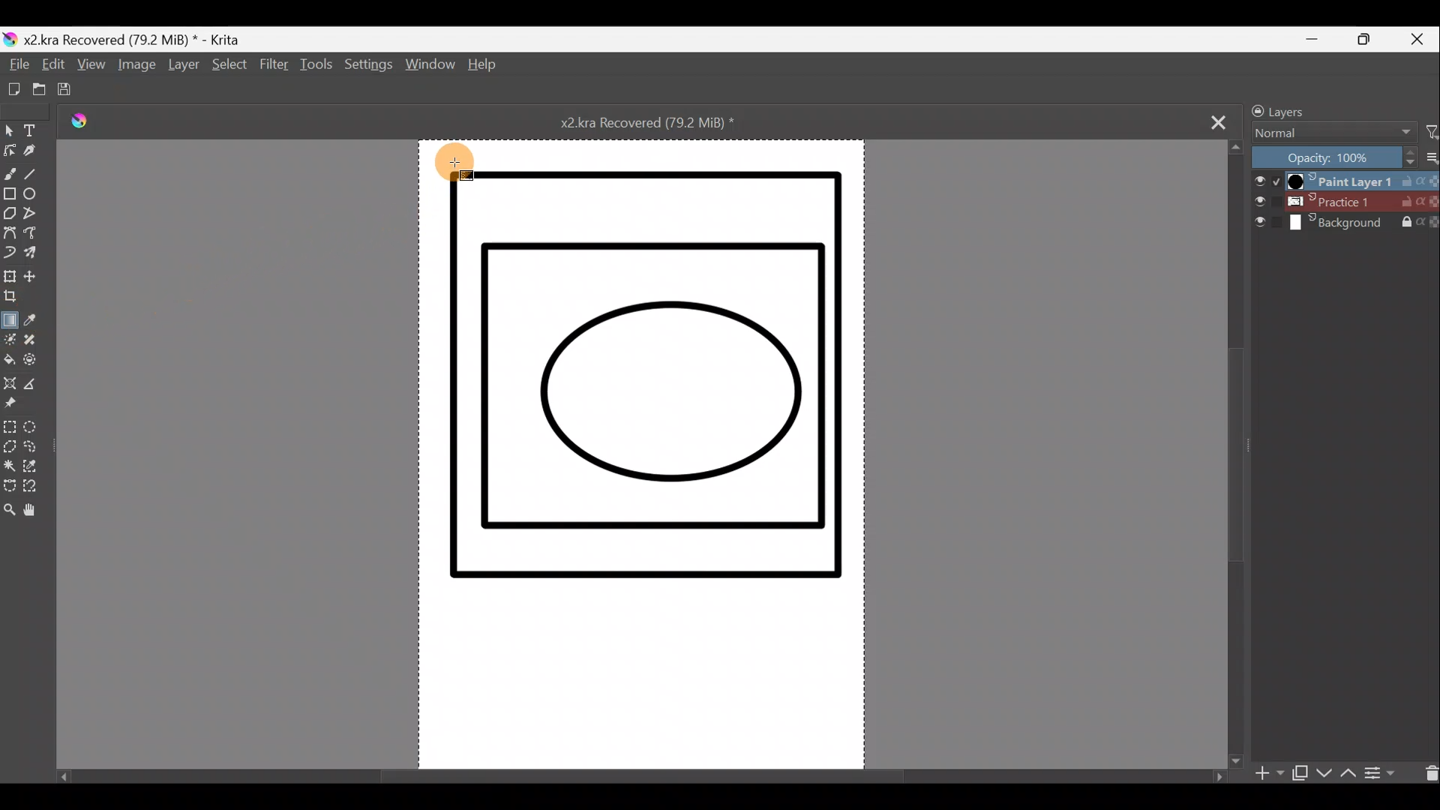 This screenshot has width=1440, height=810. What do you see at coordinates (34, 469) in the screenshot?
I see `Similar colour selection tool` at bounding box center [34, 469].